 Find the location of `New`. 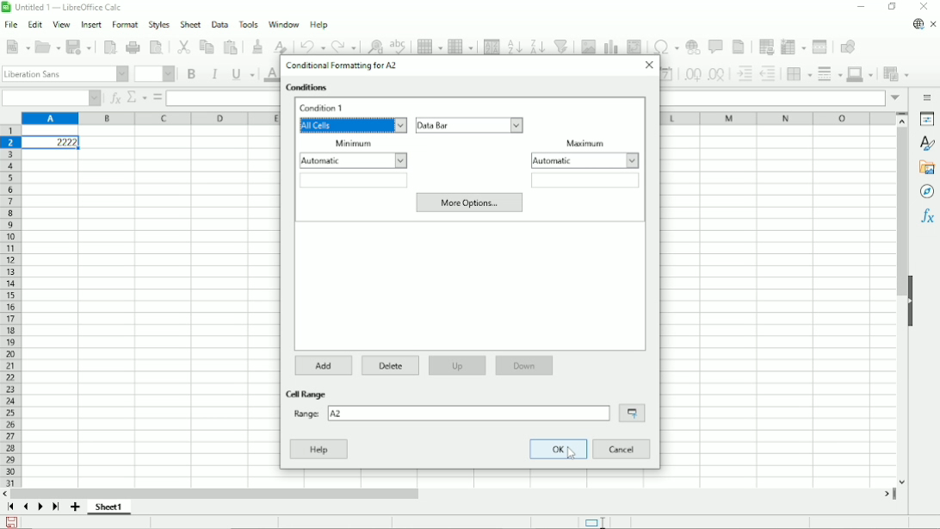

New is located at coordinates (16, 47).